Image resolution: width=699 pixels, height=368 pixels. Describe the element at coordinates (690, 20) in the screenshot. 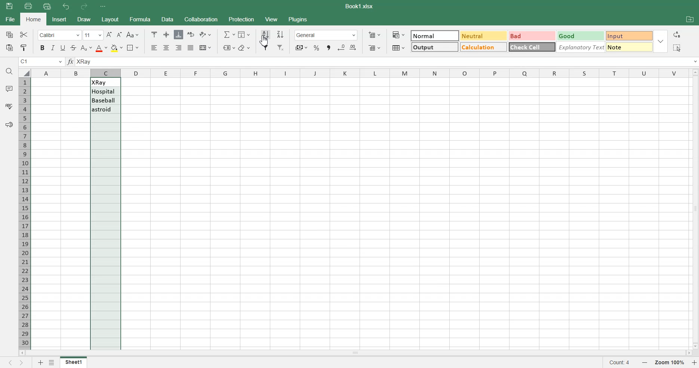

I see `Open File Location` at that location.